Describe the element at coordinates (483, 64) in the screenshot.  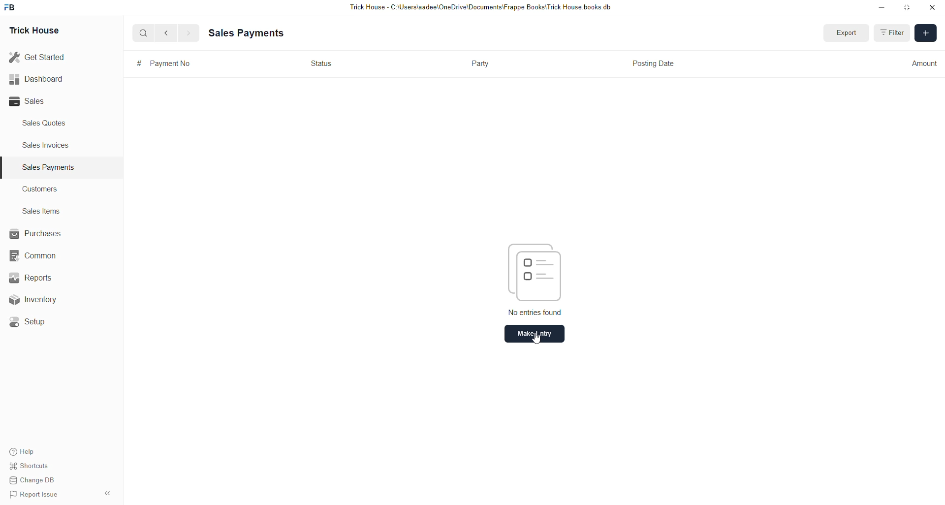
I see `Party` at that location.